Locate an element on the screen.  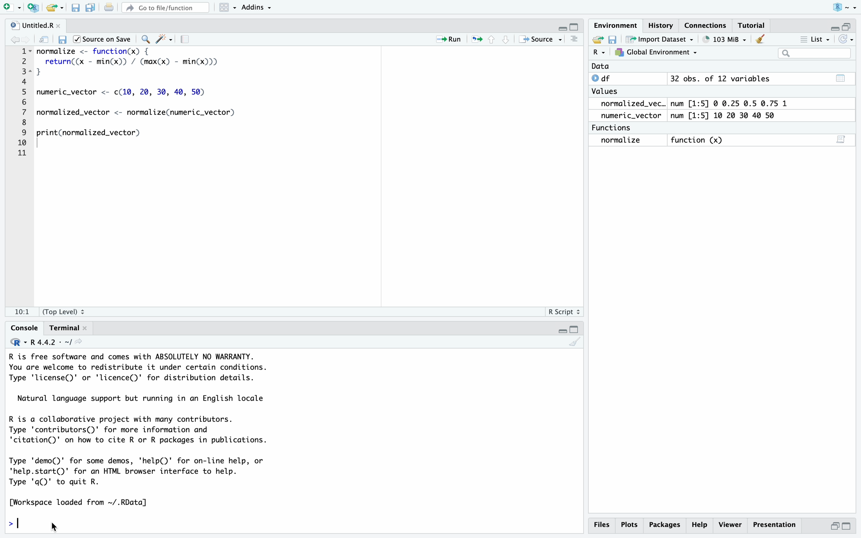
minimize is located at coordinates (833, 27).